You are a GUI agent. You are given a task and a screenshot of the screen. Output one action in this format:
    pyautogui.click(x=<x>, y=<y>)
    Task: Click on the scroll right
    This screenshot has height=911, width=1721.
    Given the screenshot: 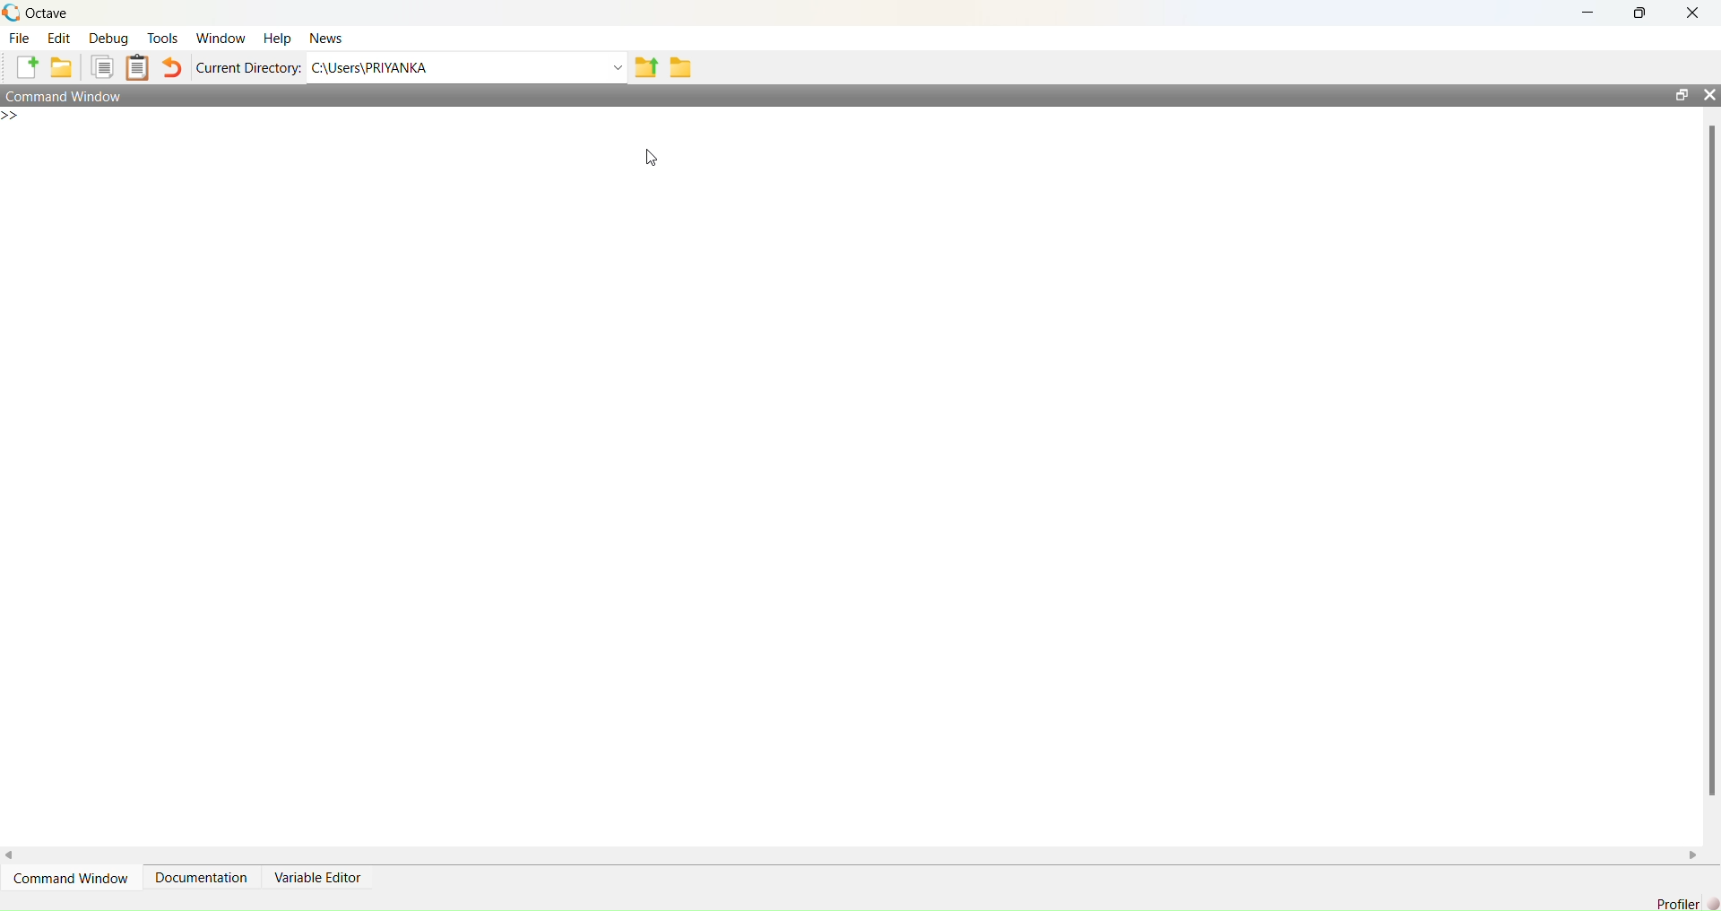 What is the action you would take?
    pyautogui.click(x=1694, y=855)
    